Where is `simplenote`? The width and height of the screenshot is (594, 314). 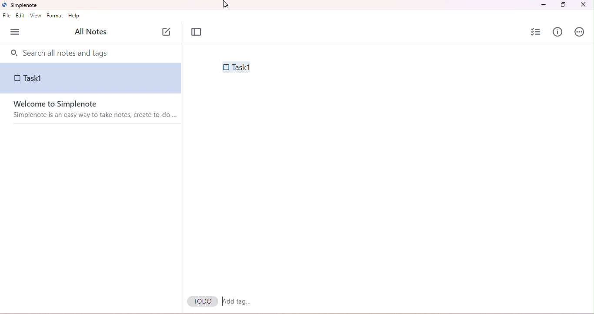
simplenote is located at coordinates (23, 6).